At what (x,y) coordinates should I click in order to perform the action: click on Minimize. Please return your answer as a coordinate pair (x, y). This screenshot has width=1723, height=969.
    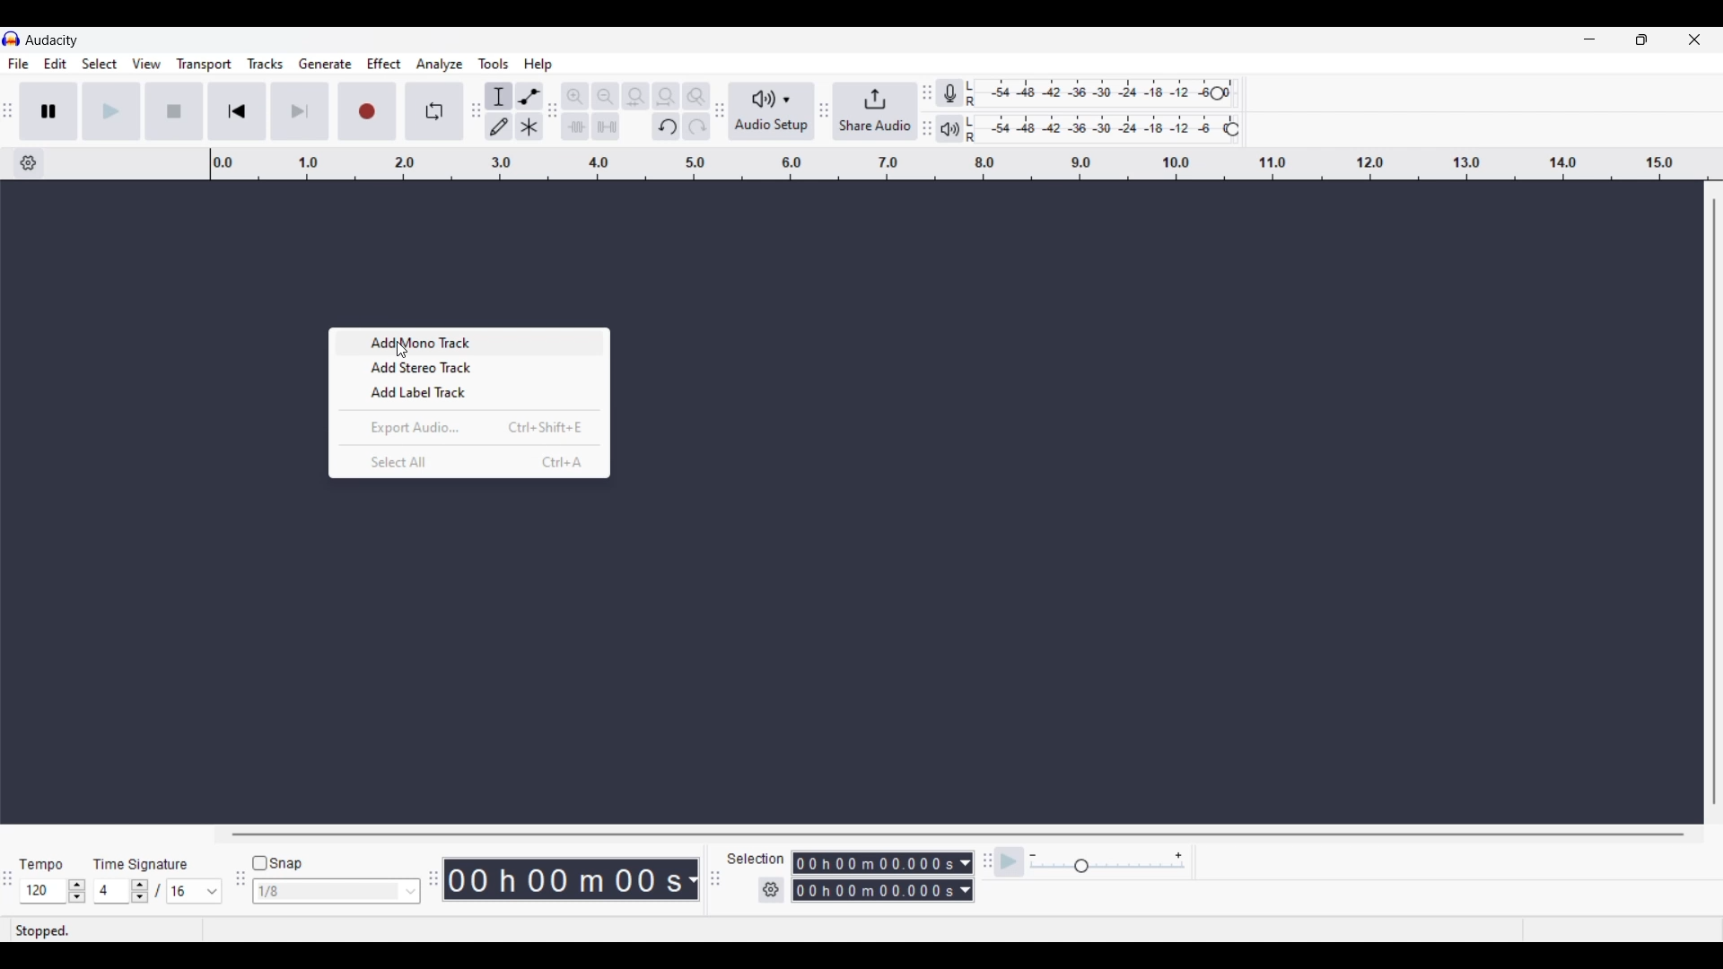
    Looking at the image, I should click on (1589, 39).